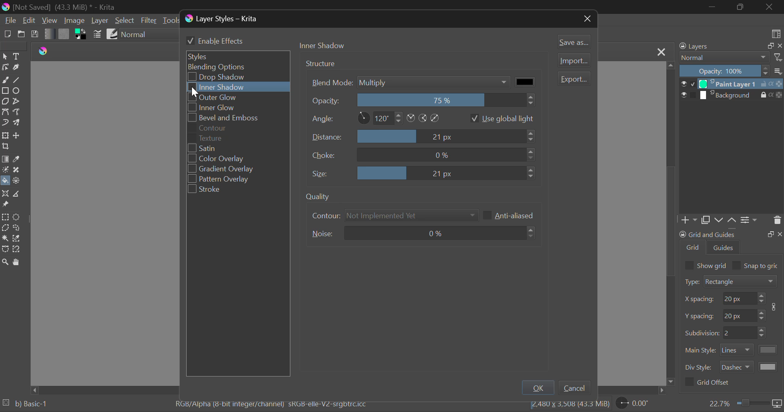 This screenshot has width=784, height=412. I want to click on Ellipses Selected , so click(16, 91).